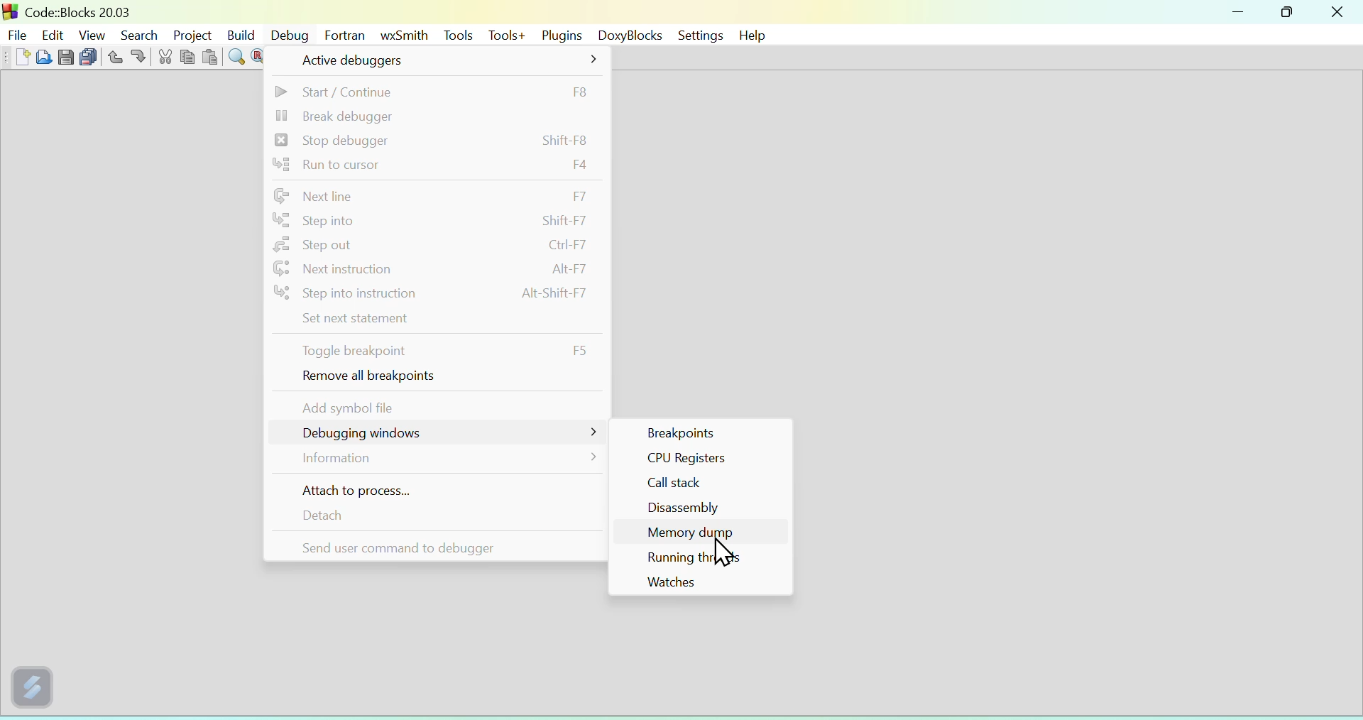 This screenshot has width=1363, height=720. What do you see at coordinates (434, 435) in the screenshot?
I see `debugging window` at bounding box center [434, 435].